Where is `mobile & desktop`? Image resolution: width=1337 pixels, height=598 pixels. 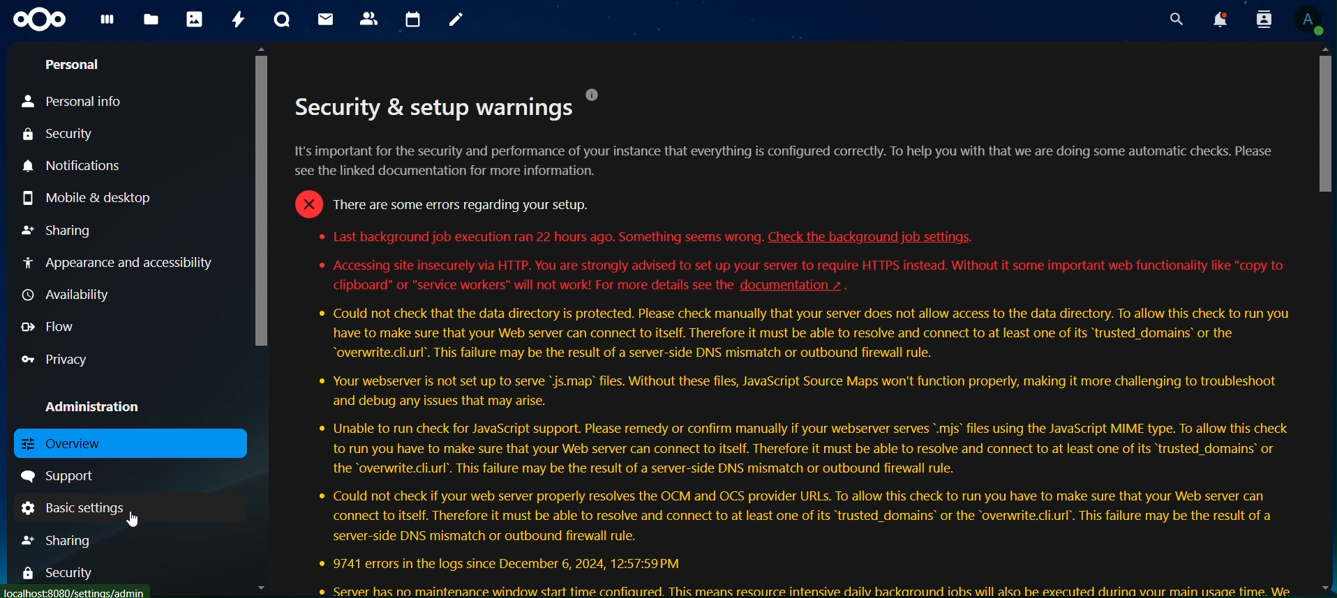 mobile & desktop is located at coordinates (107, 197).